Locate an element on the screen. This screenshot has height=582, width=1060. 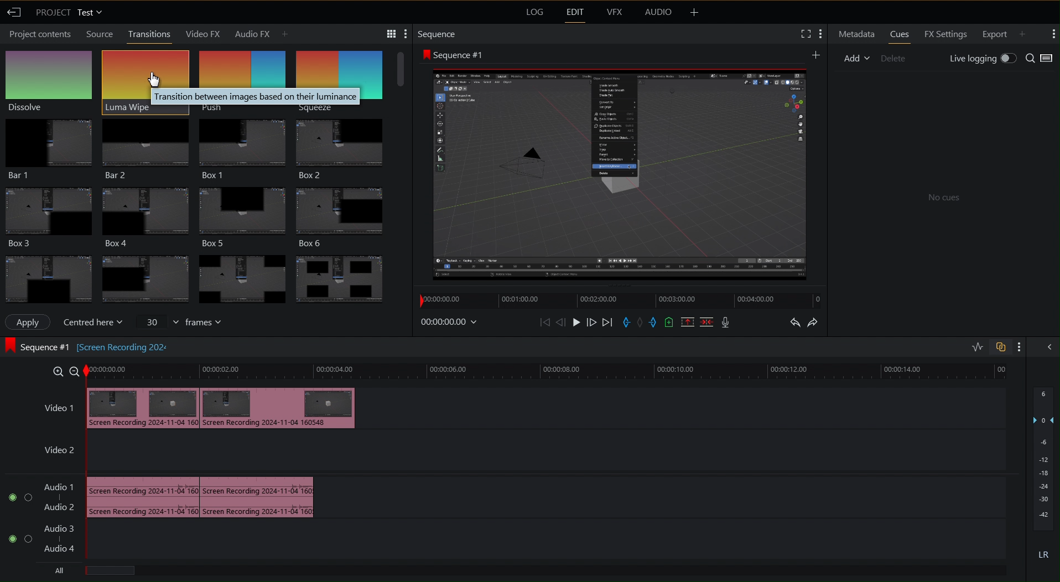
Timestamp is located at coordinates (451, 322).